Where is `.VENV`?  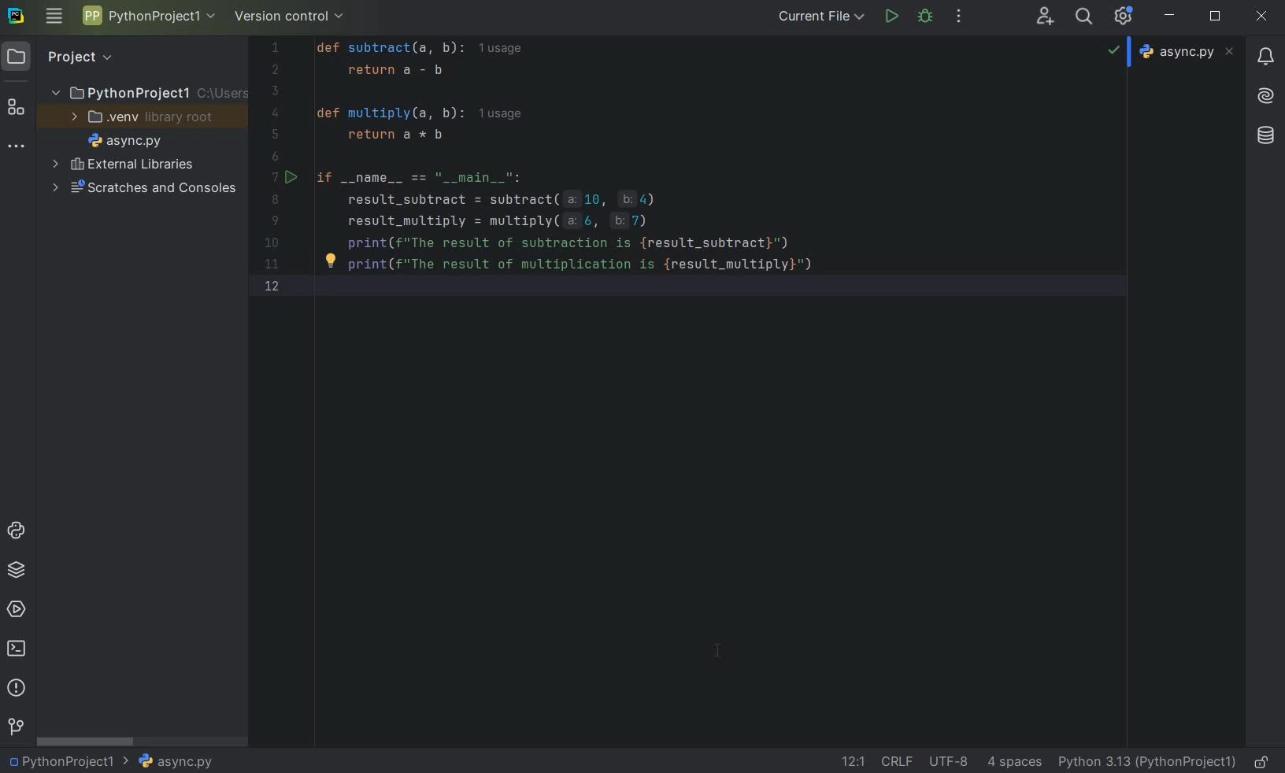 .VENV is located at coordinates (143, 117).